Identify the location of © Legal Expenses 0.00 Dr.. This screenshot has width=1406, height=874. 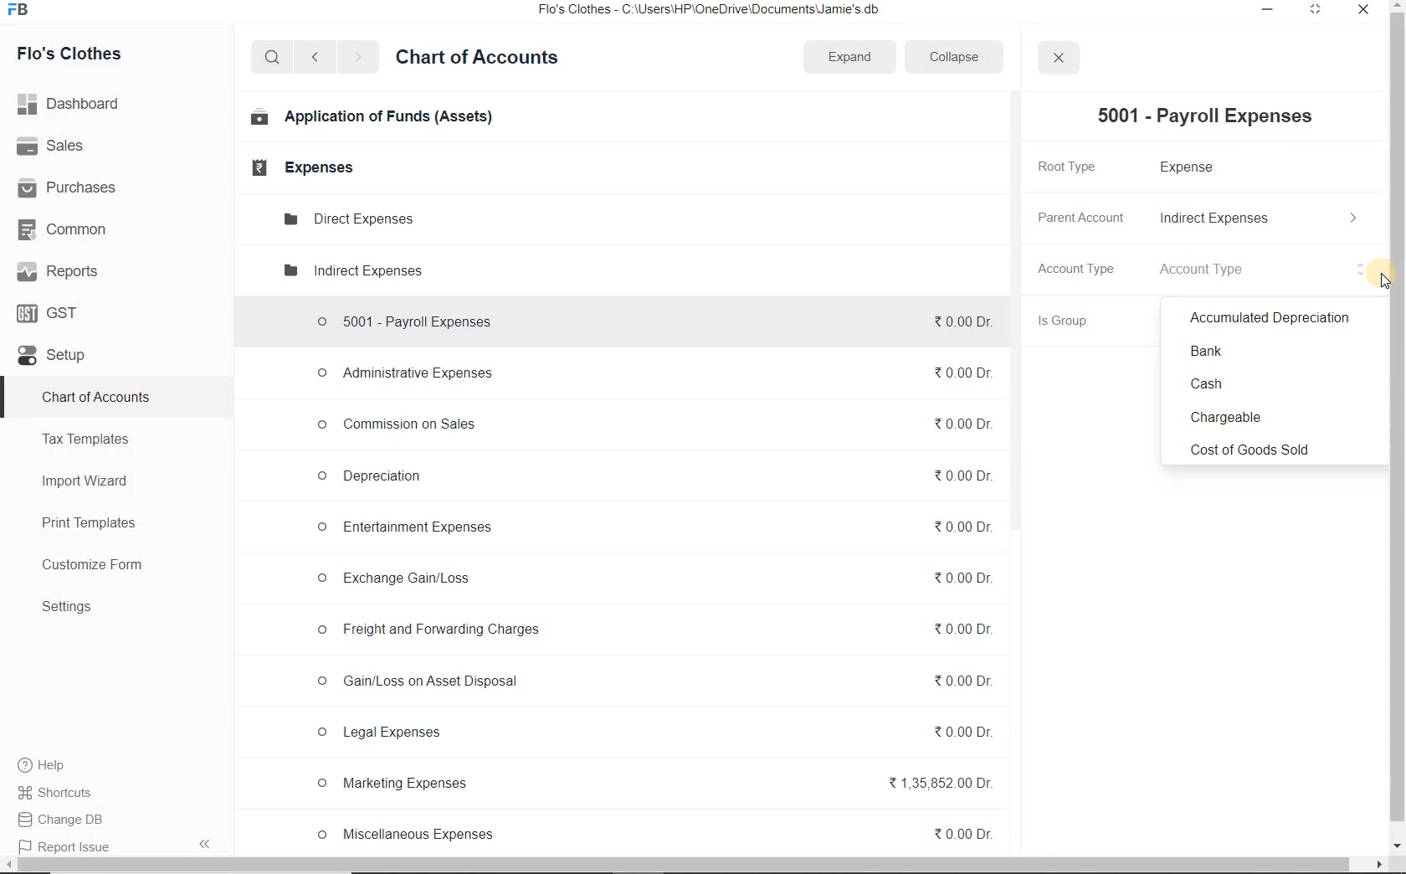
(649, 731).